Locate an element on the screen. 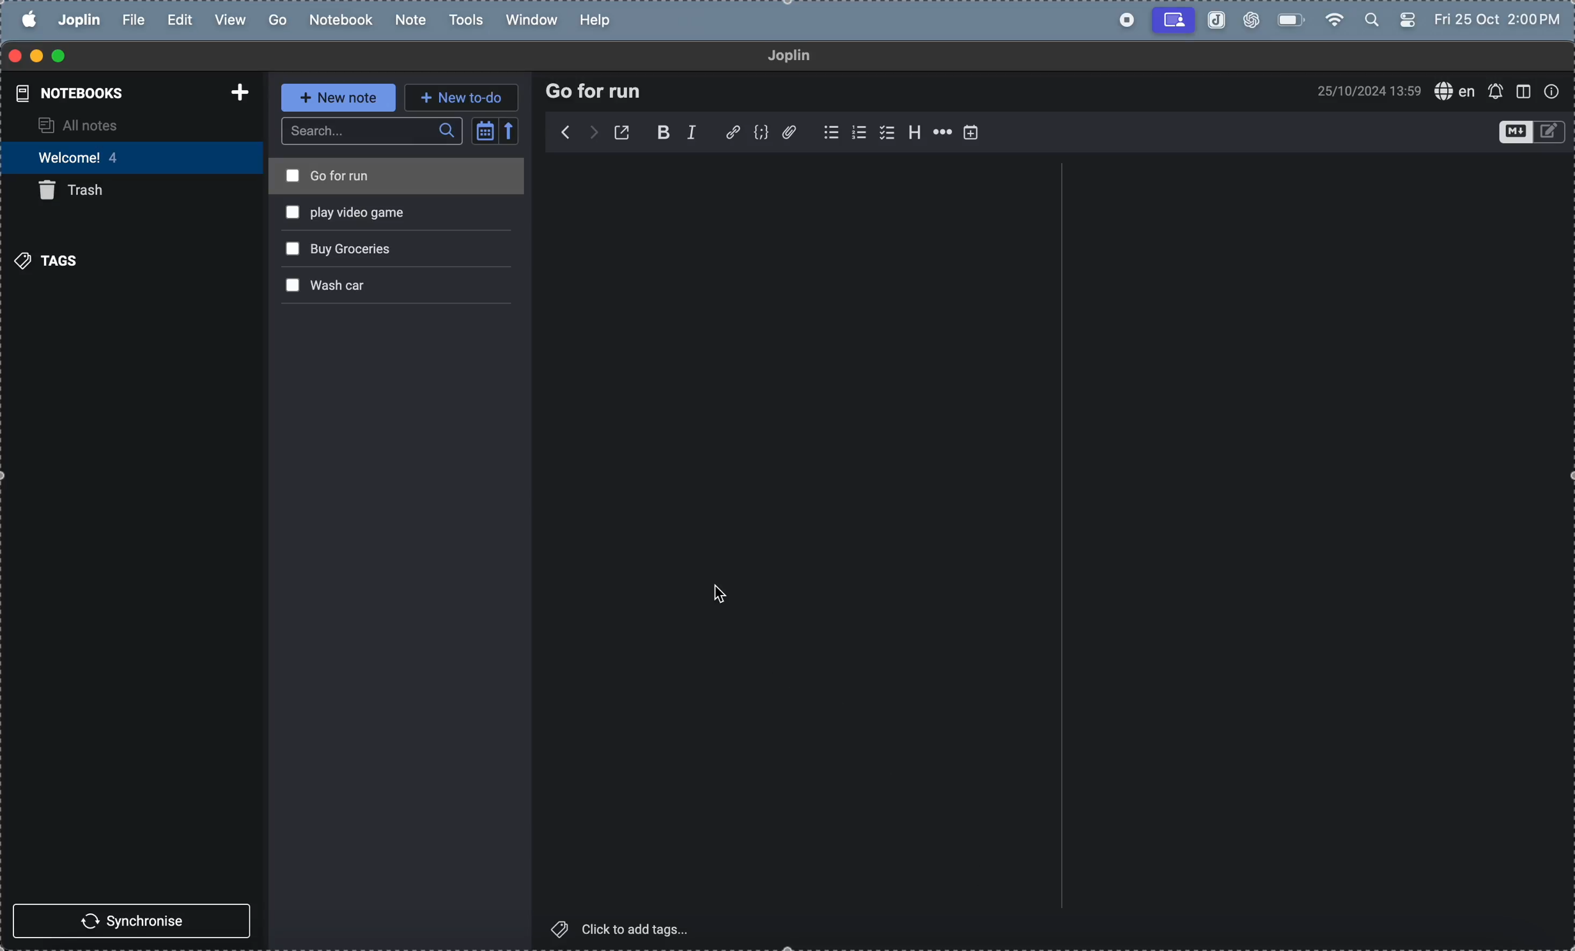 The image size is (1575, 951). window is located at coordinates (529, 20).